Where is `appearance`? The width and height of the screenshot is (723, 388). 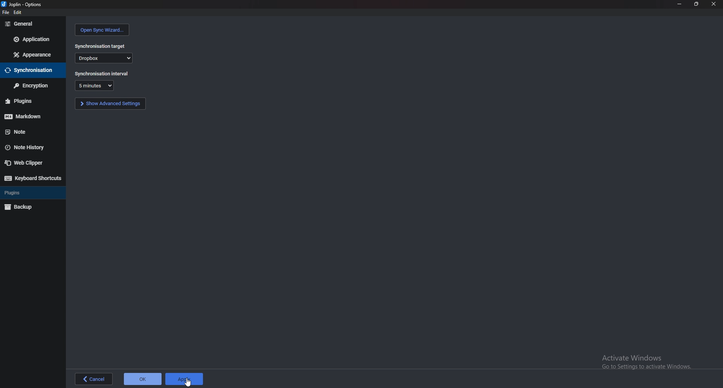
appearance is located at coordinates (33, 55).